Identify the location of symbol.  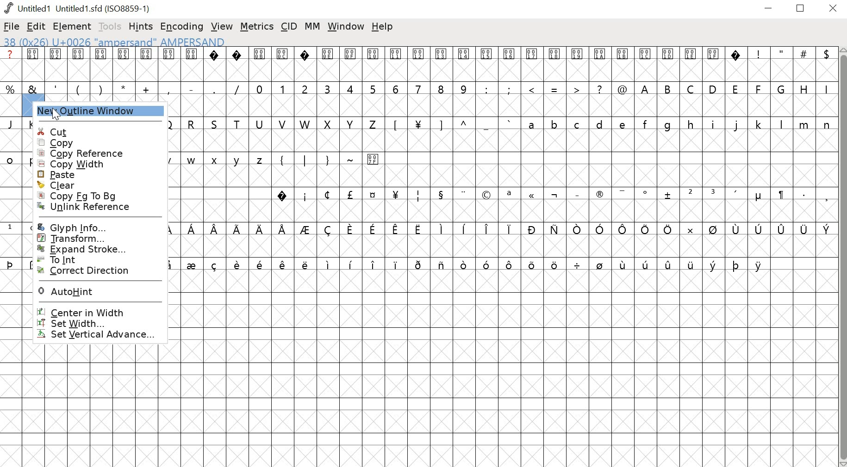
(554, 195).